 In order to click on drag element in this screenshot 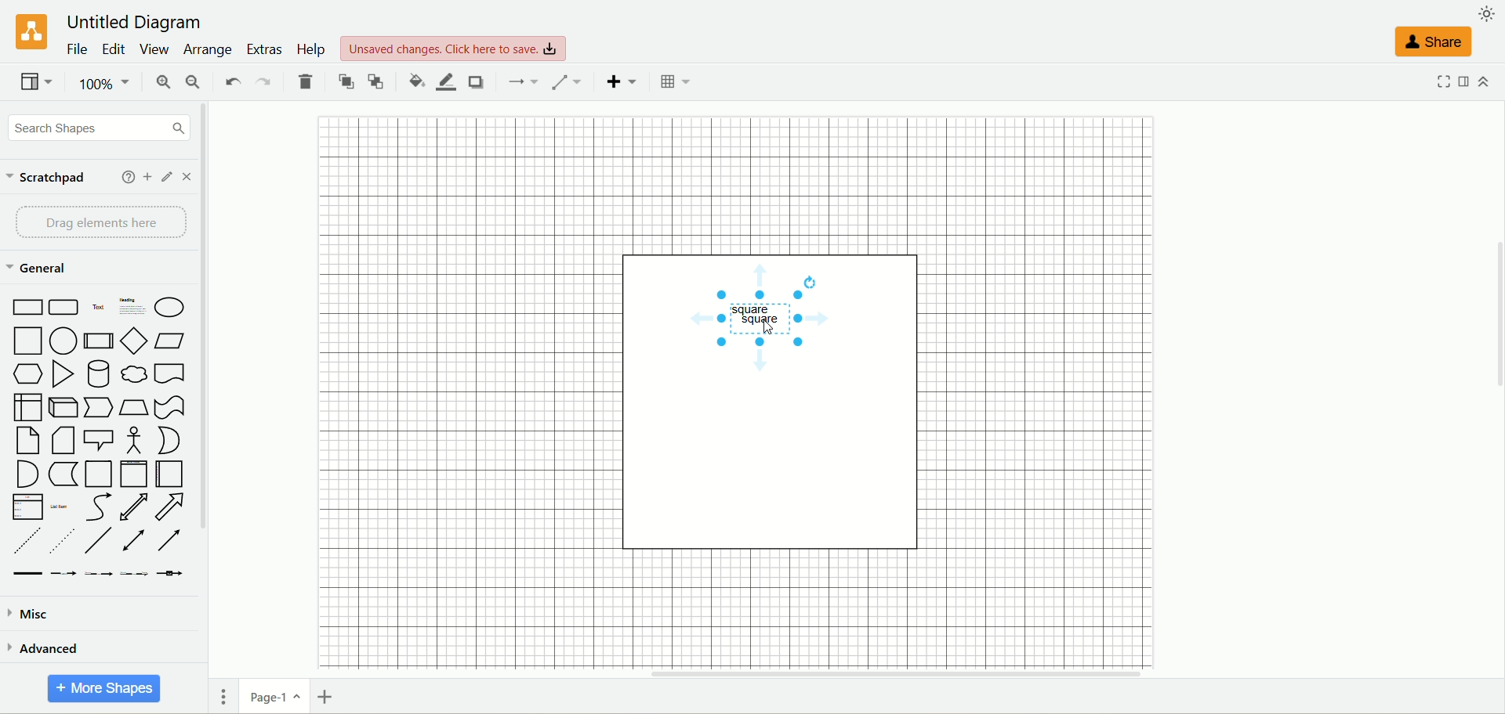, I will do `click(101, 223)`.